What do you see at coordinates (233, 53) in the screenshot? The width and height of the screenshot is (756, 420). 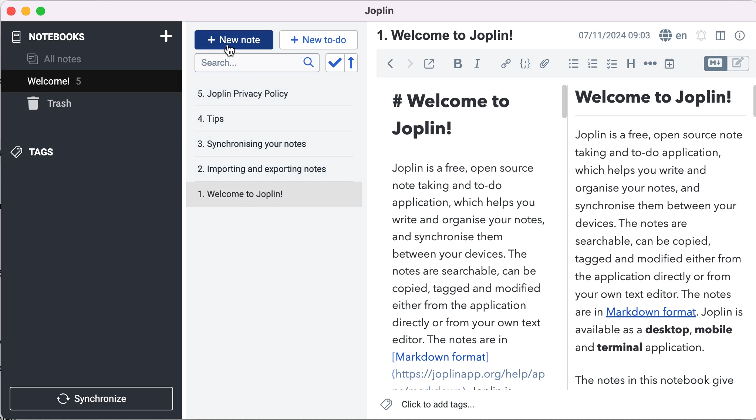 I see `Cursor` at bounding box center [233, 53].